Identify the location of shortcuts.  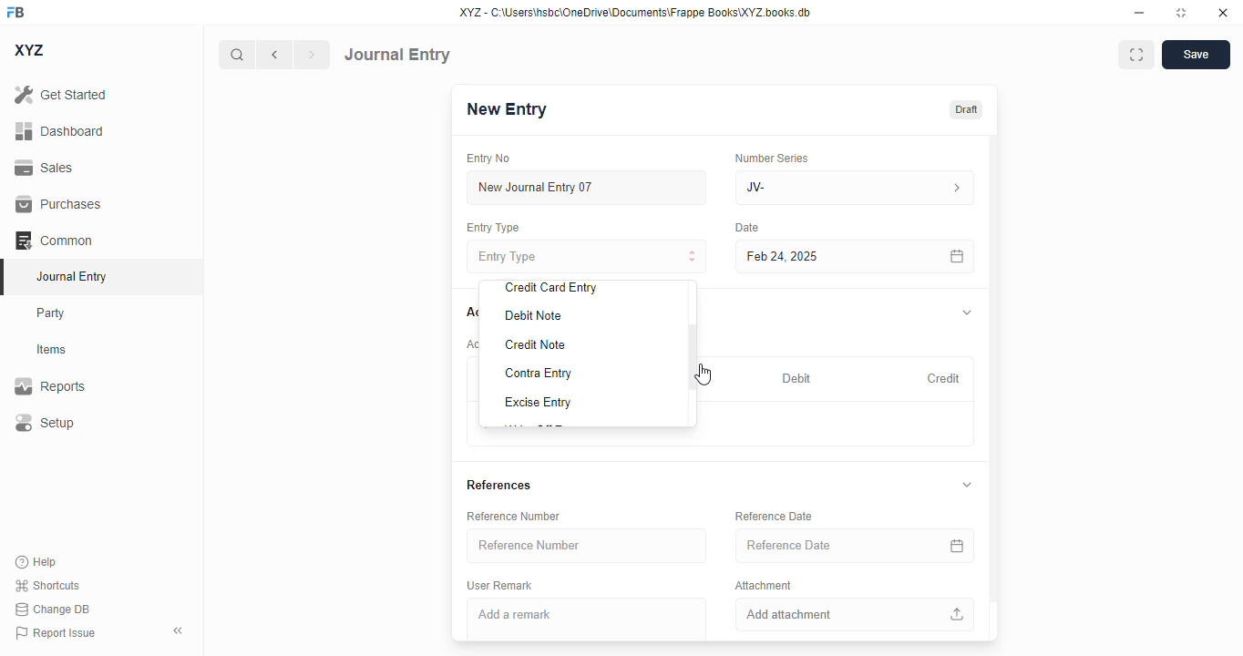
(47, 585).